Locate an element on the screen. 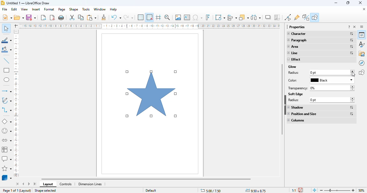  export directly as PDF is located at coordinates (53, 17).